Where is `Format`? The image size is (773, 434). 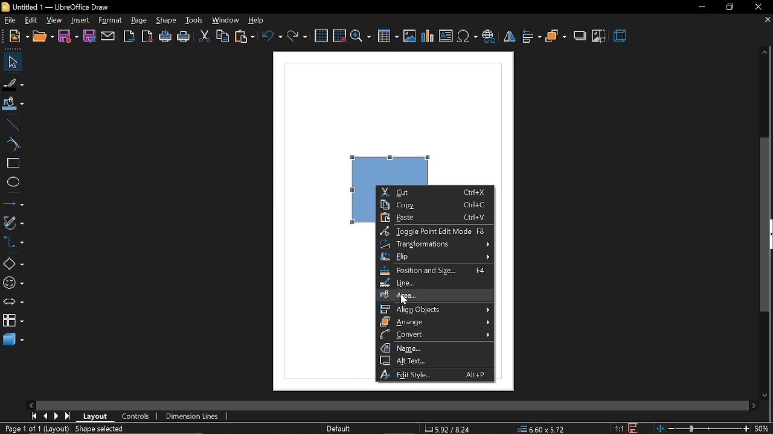
Format is located at coordinates (112, 20).